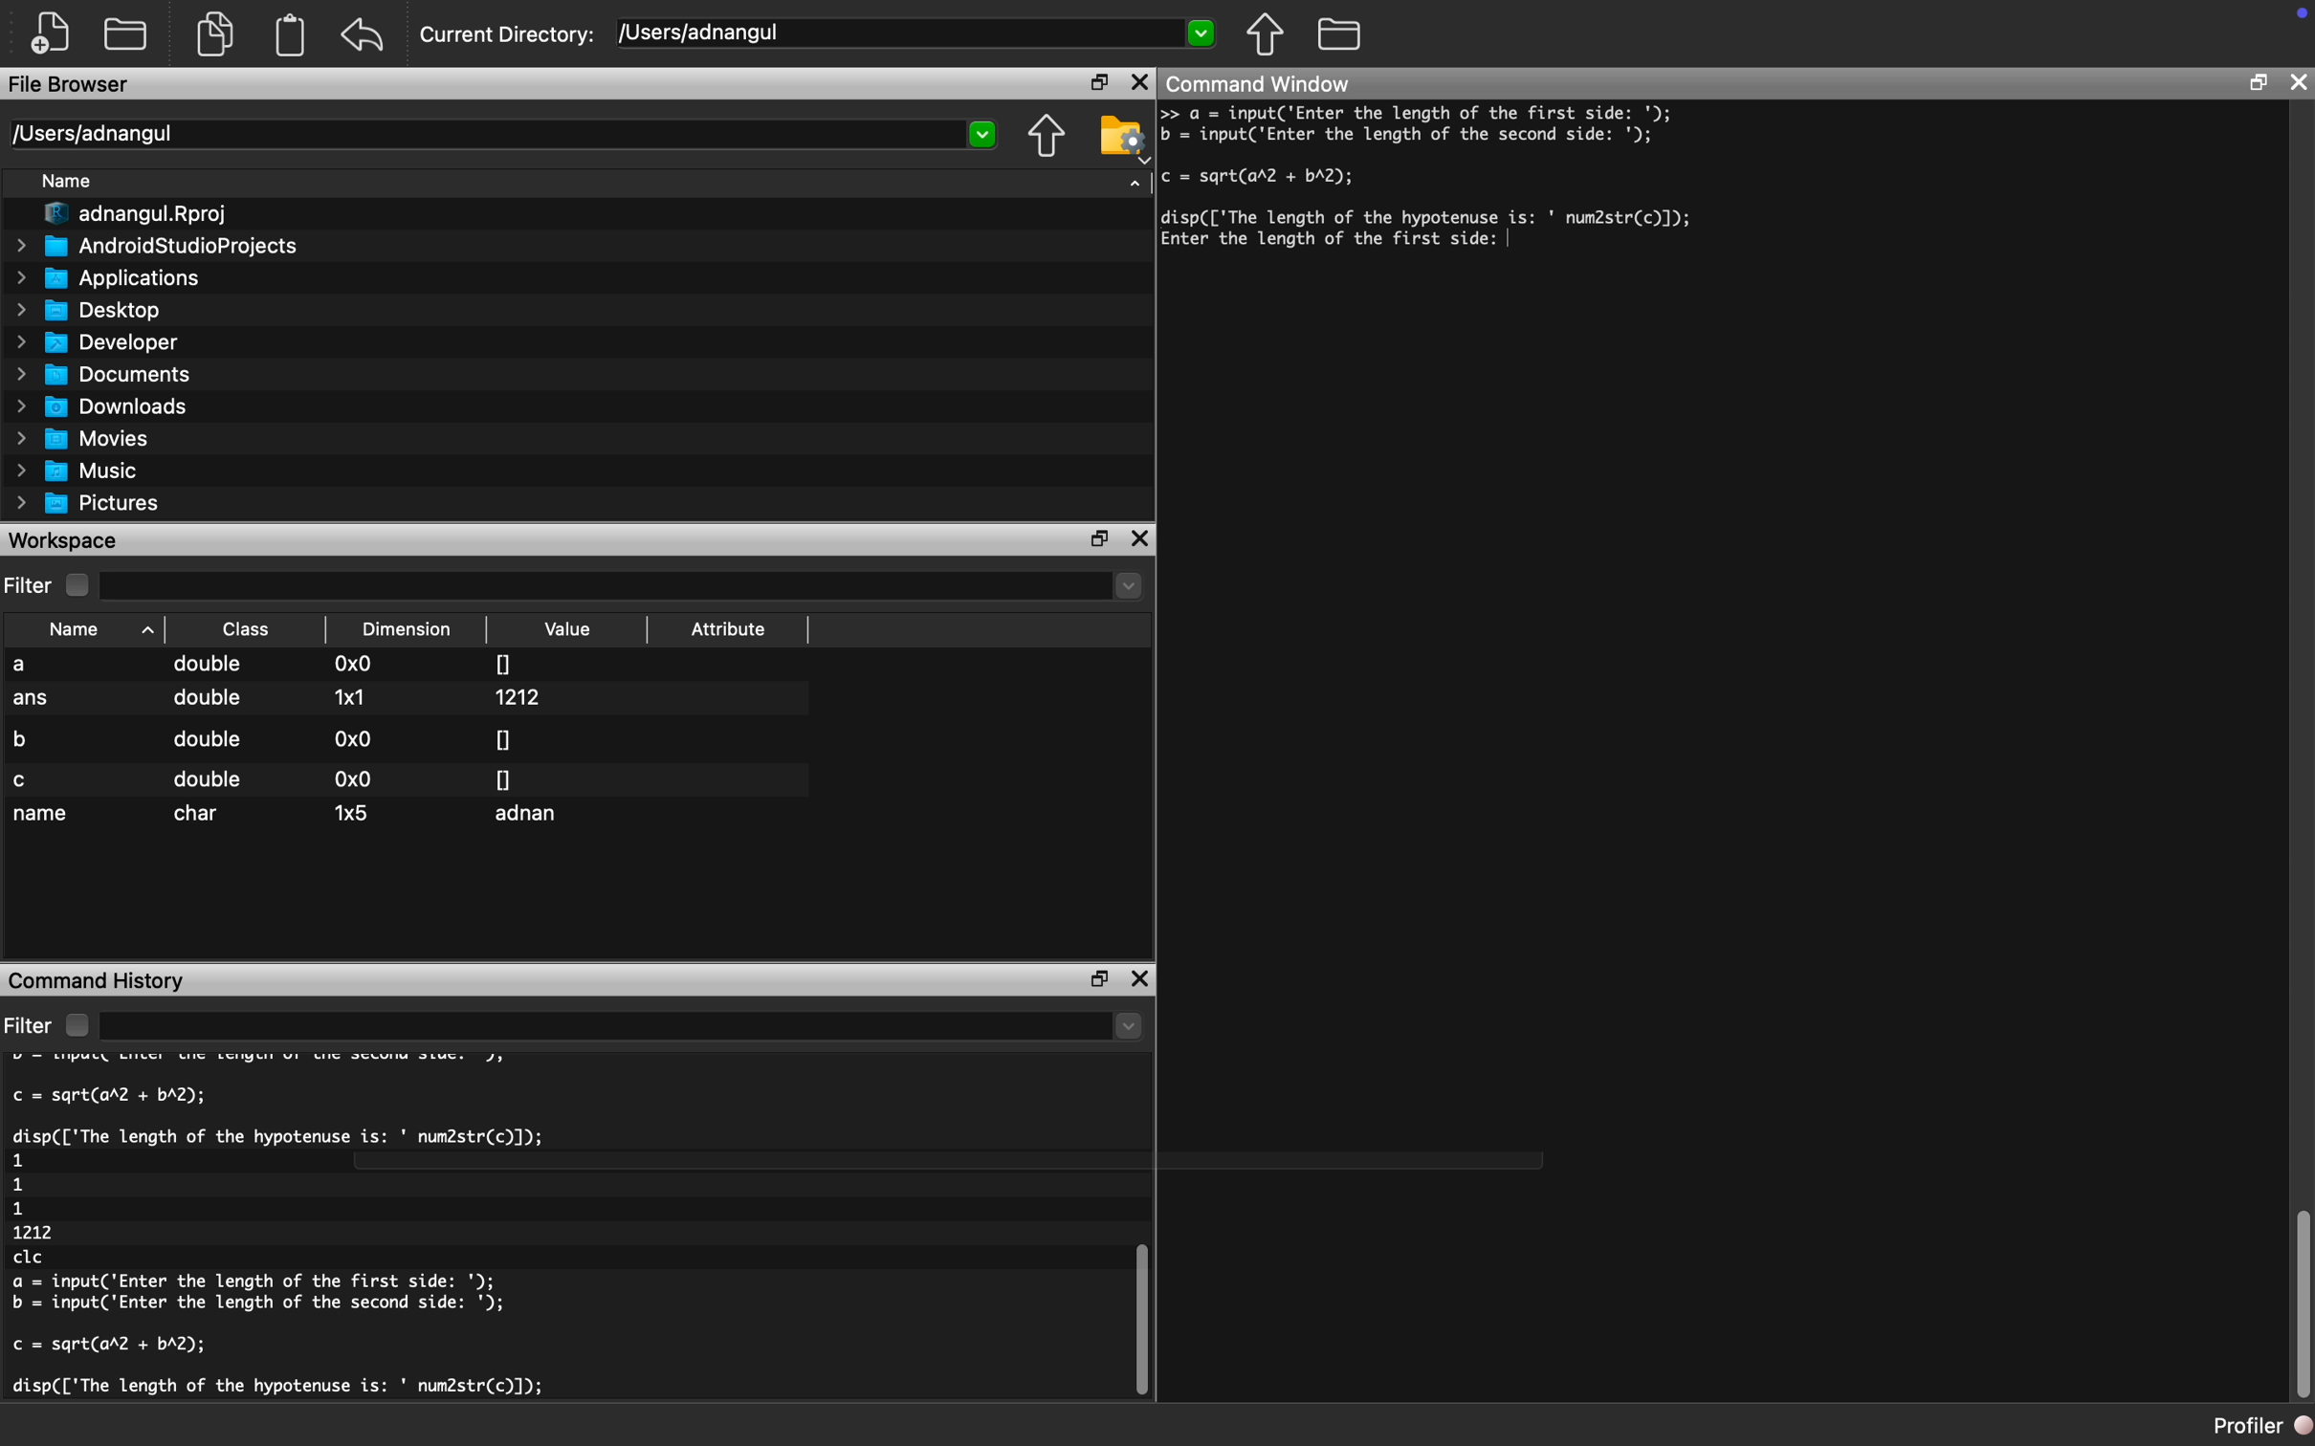 This screenshot has width=2315, height=1446. What do you see at coordinates (88, 471) in the screenshot?
I see `Music` at bounding box center [88, 471].